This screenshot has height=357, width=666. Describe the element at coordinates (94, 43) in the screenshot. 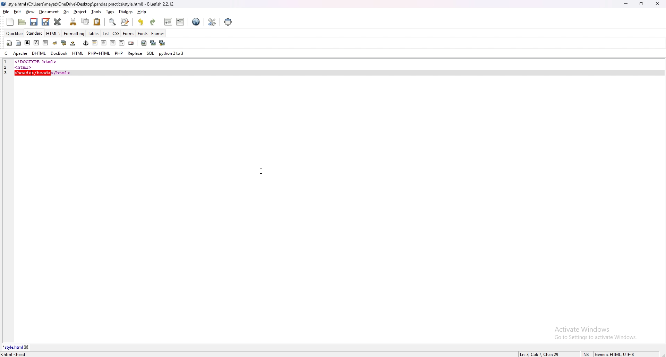

I see `left indent` at that location.